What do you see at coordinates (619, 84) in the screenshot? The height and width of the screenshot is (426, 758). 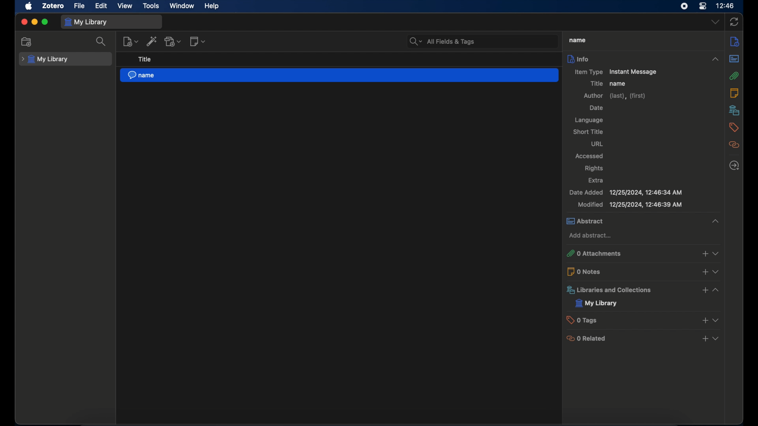 I see `name` at bounding box center [619, 84].